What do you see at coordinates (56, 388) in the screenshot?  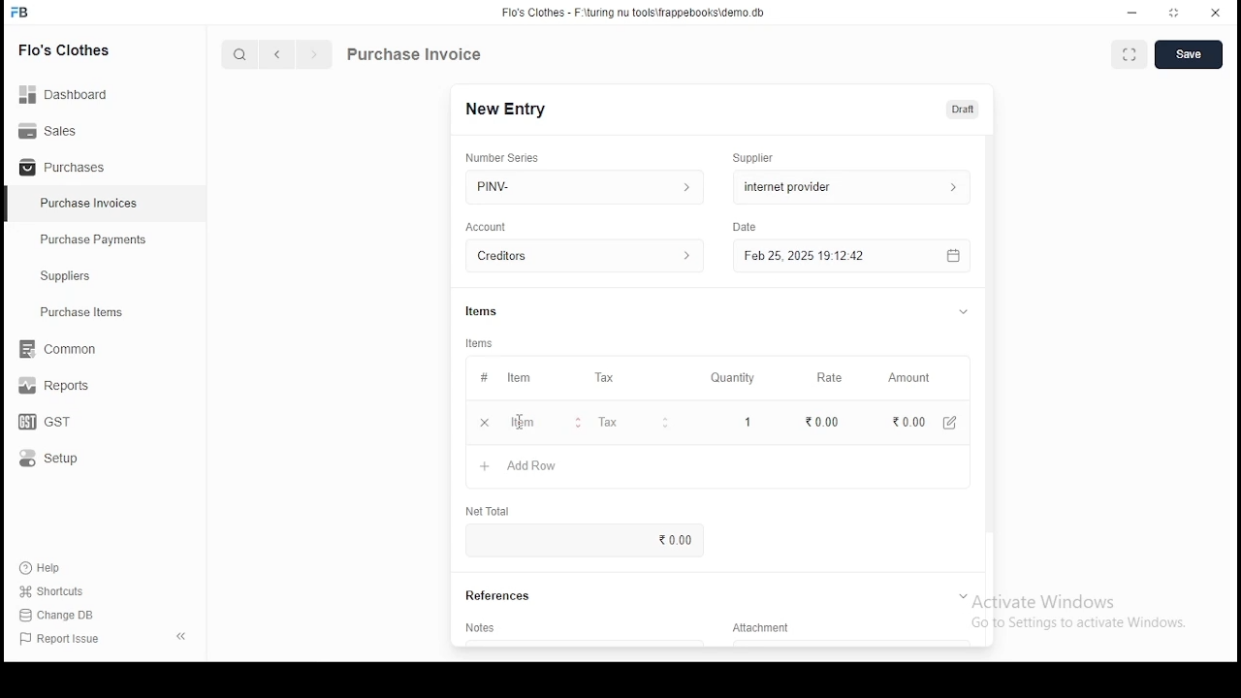 I see `reports` at bounding box center [56, 388].